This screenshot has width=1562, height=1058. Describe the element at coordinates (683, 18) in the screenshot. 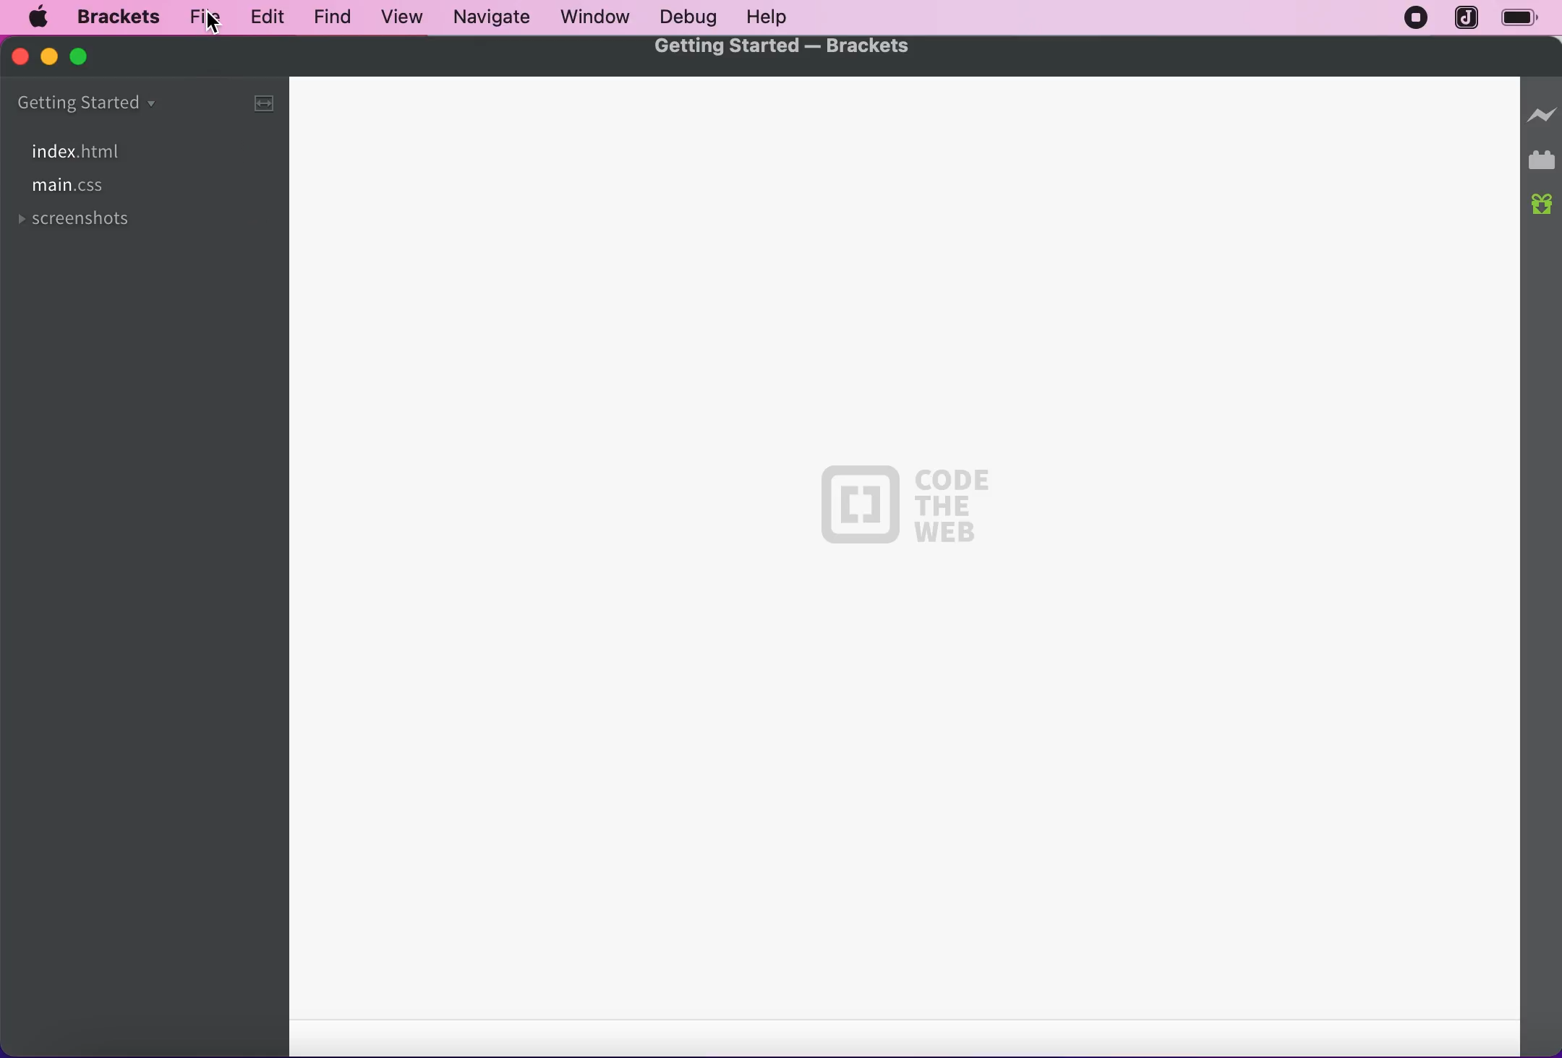

I see `debug` at that location.